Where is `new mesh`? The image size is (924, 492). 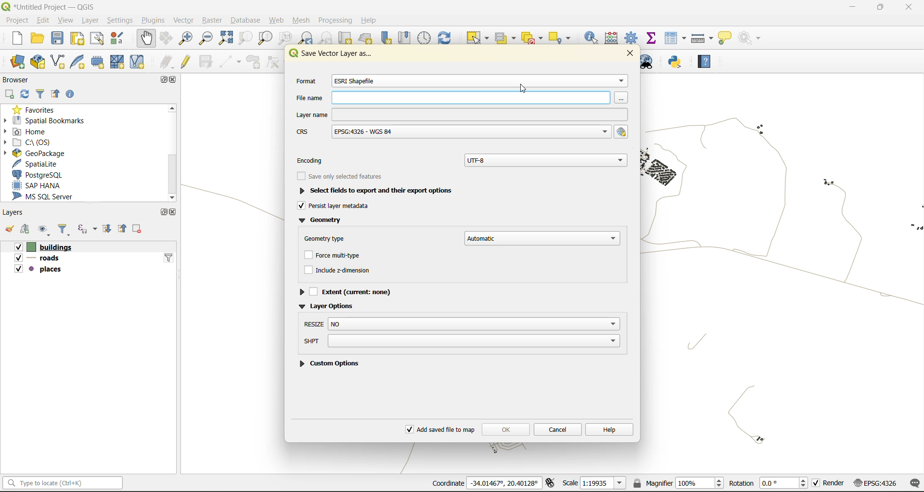
new mesh is located at coordinates (119, 62).